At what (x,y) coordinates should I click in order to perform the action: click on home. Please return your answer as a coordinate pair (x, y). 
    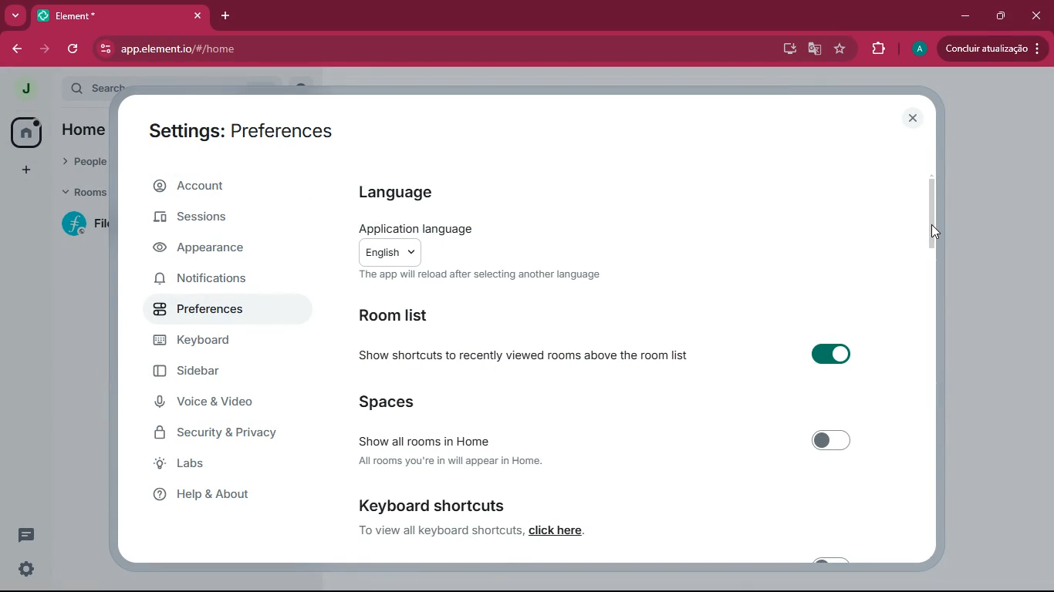
    Looking at the image, I should click on (25, 133).